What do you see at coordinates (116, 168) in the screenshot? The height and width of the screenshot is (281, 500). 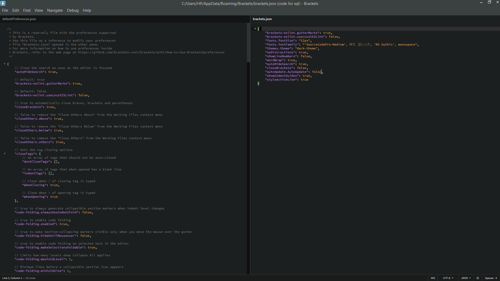 I see `v{
// Close the search as soon as the editor is focused
“autoHidesearch": true,
// Default: true
“brackets-eslint.gutterMarks": true,
// Default: false
"brackets-eslint.useLocalesLint": false,
// true to automatically close braces, brackets and parentheses
"closeBrackets": true,
// false to remove the "Close Others Above" from the Working Files context menu
"closeothers.above": true,
// false to remove the "Close Others Below" from the Working Files context menu
"closeothers.below": true,
// false to remove the "Close Others" from the Working Files context menu
"closeOthers. others": true,
/1 sets the tag closing options
* “closeTags": {
// An array of tags that should not be auto-closed
"dontCloseTags": [1,
// An array of tags that when opened has a blank line
"indentTags": [1,
// Close when / of closing tag is typed
"whenClosing": true,
// Close when > of opening tag is typed
"whenOpening": true
by
// true to always generate collapsible section markers when indent level changes
"code-folding.alwaysUseIndentFold": false,
// true to enable code folding
"code-folding.enabled": true,
// true to make Section-collapsing markers visible only when you move the mouse over the gutter
"code-folding.hideuntilMouseover®: false,
// true to enable code folding on selected text in the editor
"code-folding.makeselectionsFoldable": true,
// Limits how many levels deep Collapse ALL applies
"code-folding.maxFoldLevel™: 2,
// Minimum Lines before a collapsible section icon appears
“code-folding.minFoldsize": 2,` at bounding box center [116, 168].